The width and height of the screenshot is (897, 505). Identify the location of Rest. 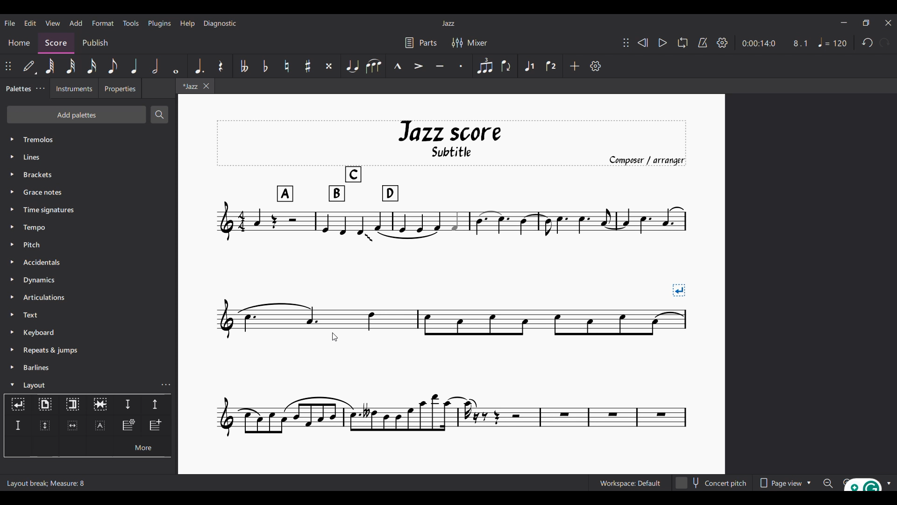
(221, 66).